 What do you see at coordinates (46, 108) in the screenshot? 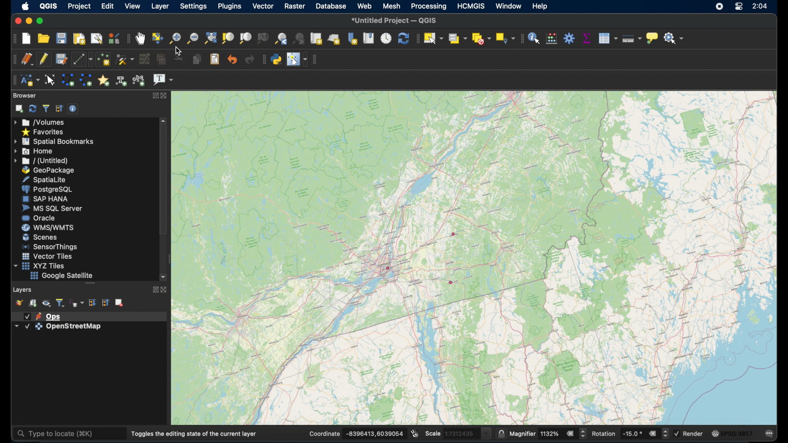
I see `filter browser` at bounding box center [46, 108].